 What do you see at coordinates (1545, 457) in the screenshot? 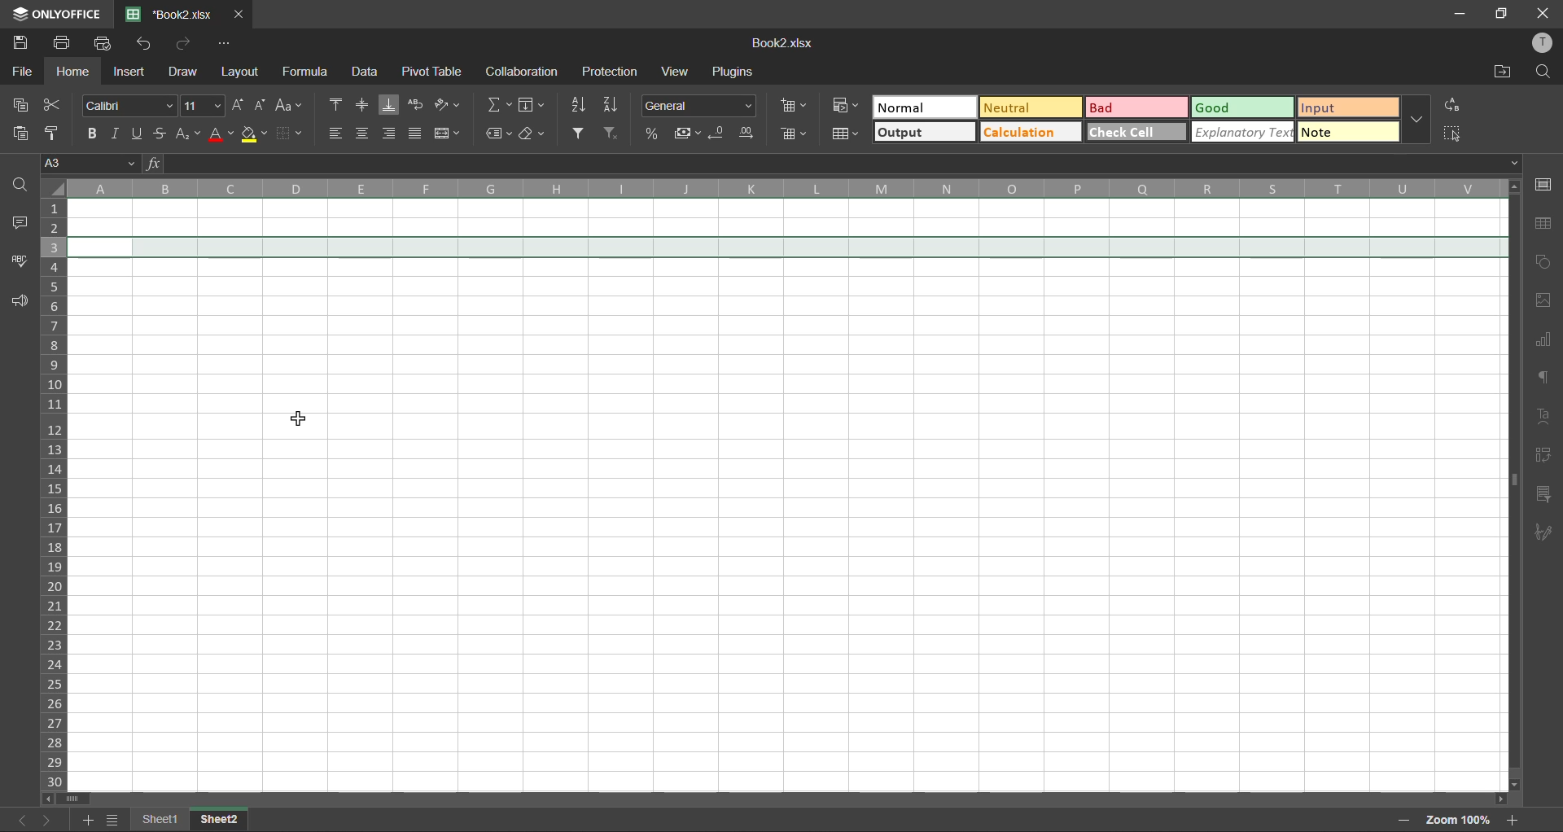
I see `pivot table` at bounding box center [1545, 457].